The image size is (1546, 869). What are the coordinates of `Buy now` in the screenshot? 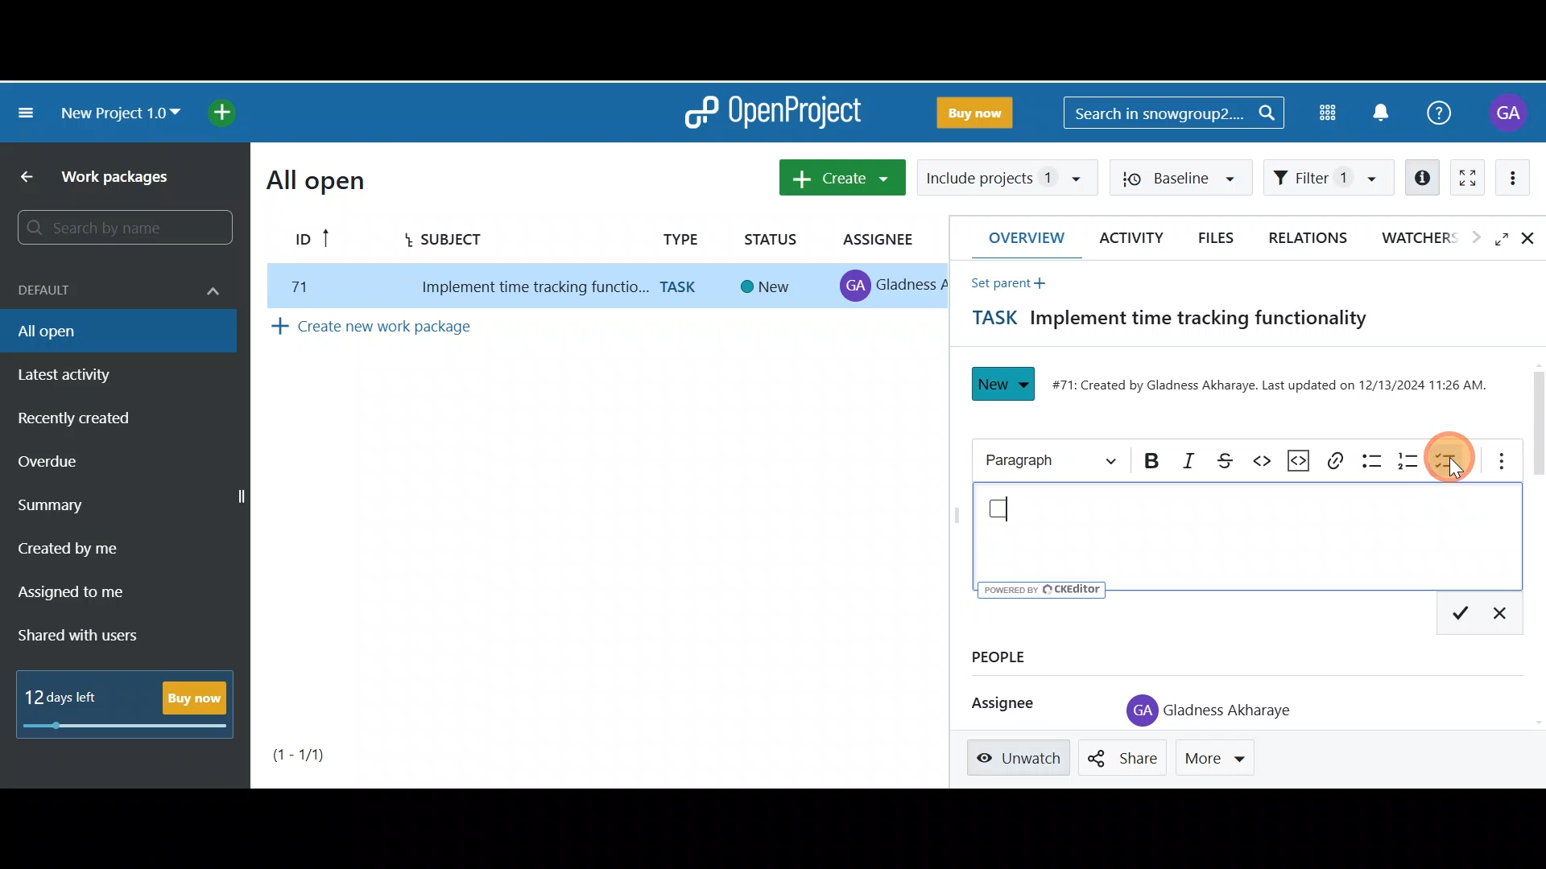 It's located at (196, 698).